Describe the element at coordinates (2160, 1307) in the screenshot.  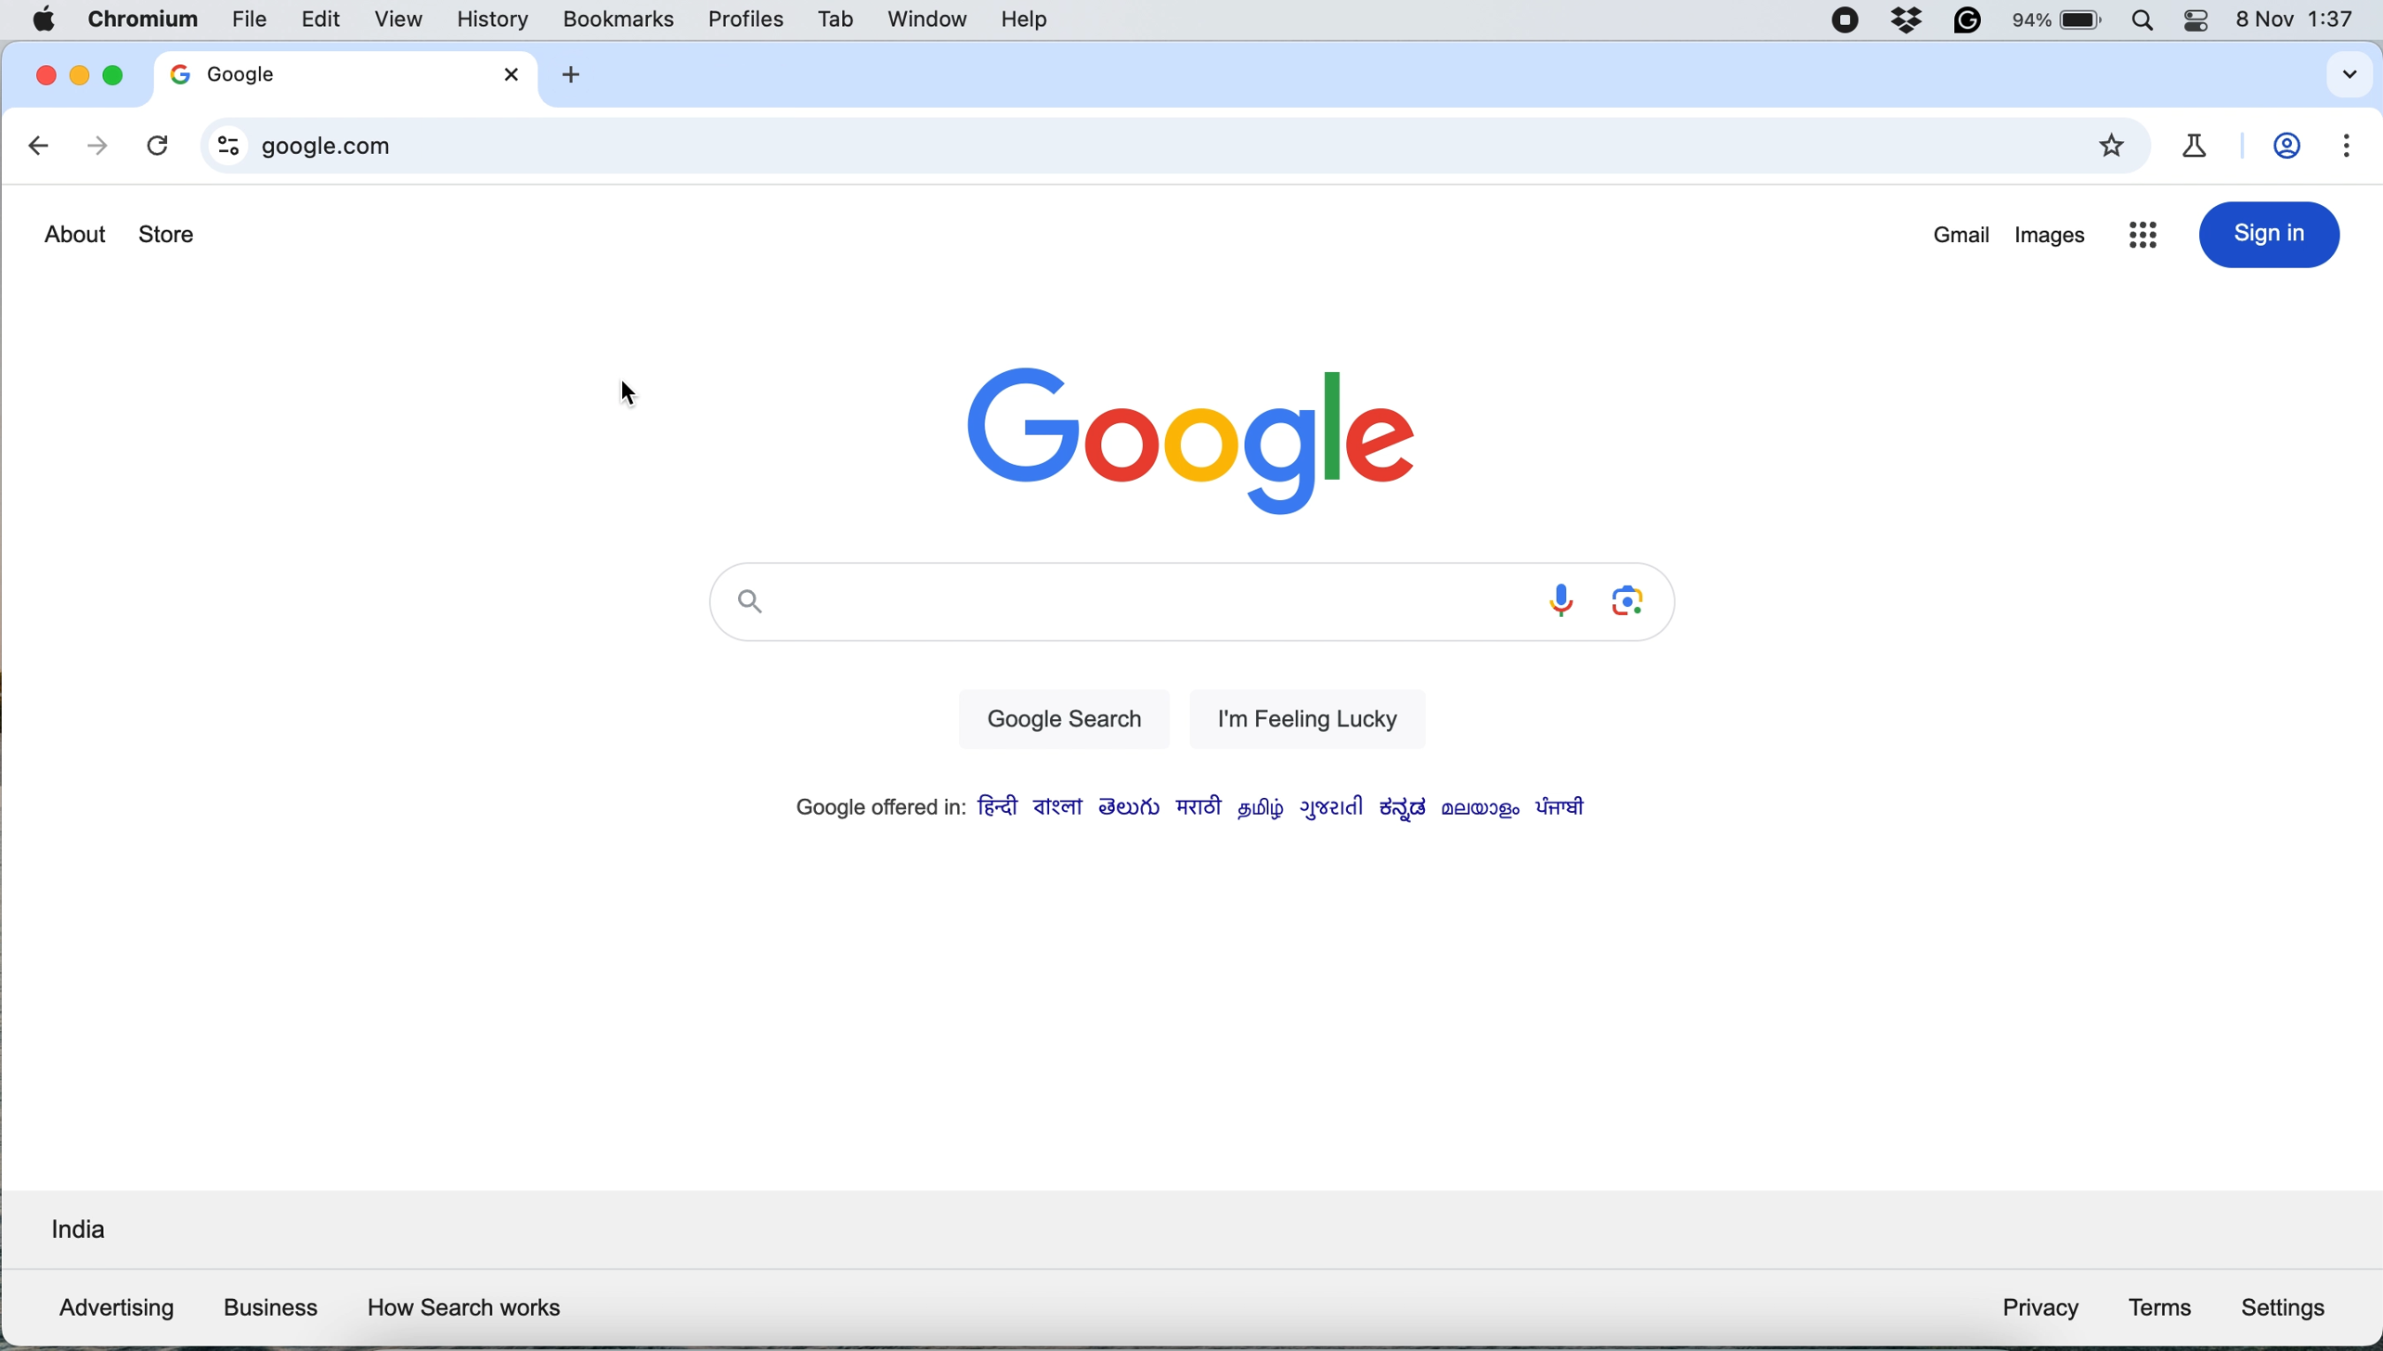
I see `terms` at that location.